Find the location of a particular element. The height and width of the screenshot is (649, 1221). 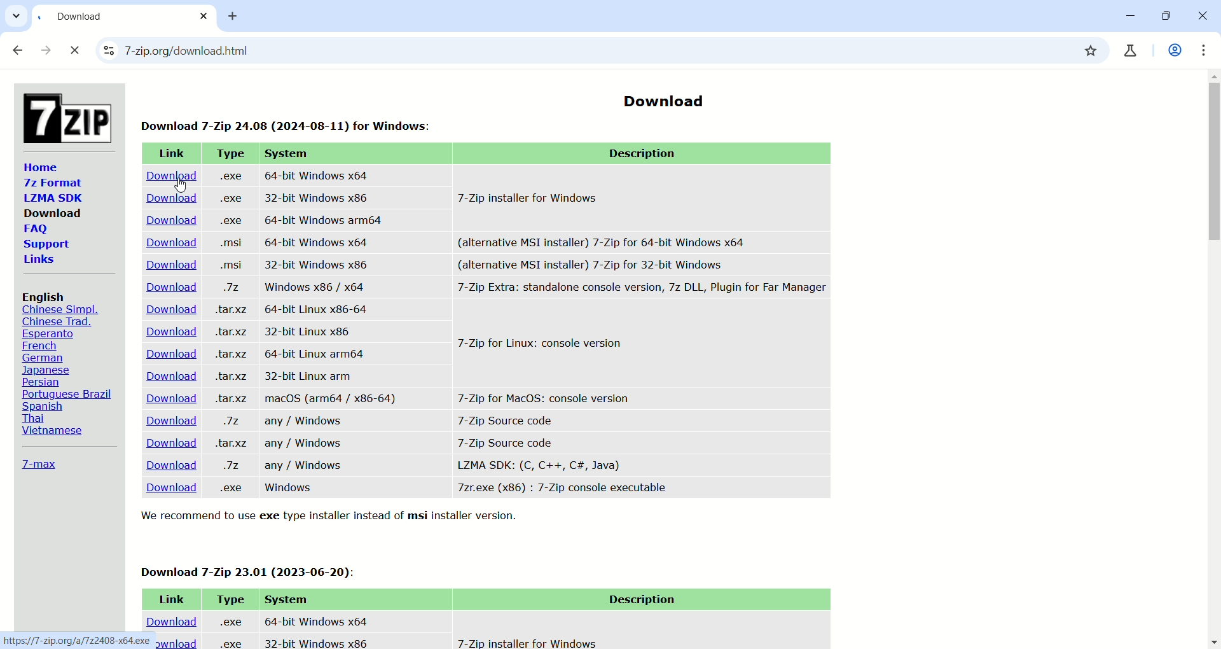

System is located at coordinates (286, 599).